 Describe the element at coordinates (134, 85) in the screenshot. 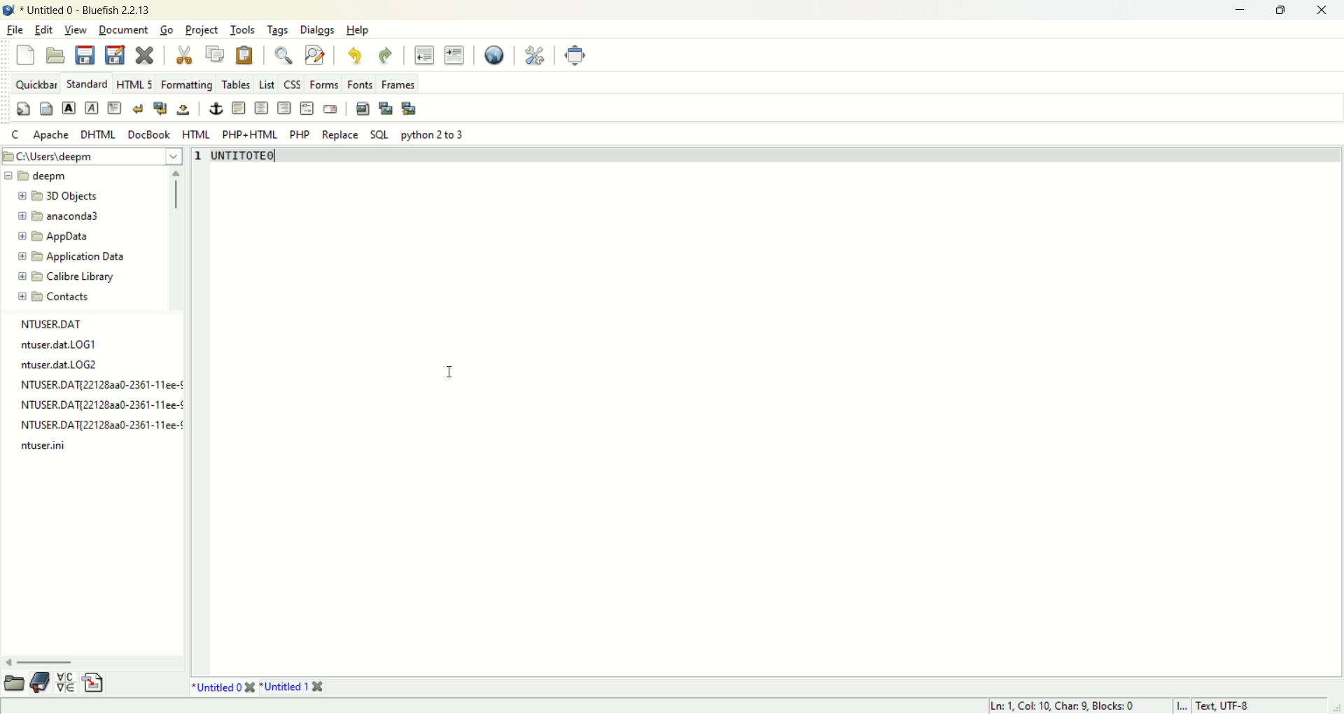

I see `HTML 5` at that location.